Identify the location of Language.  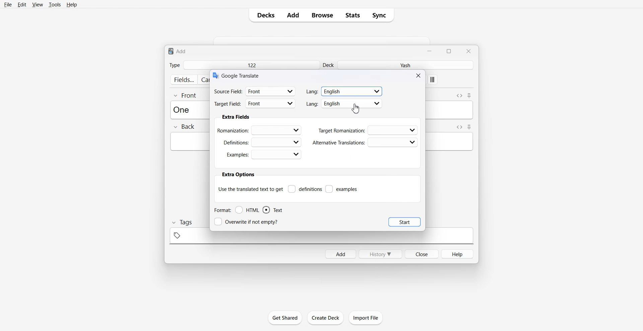
(345, 91).